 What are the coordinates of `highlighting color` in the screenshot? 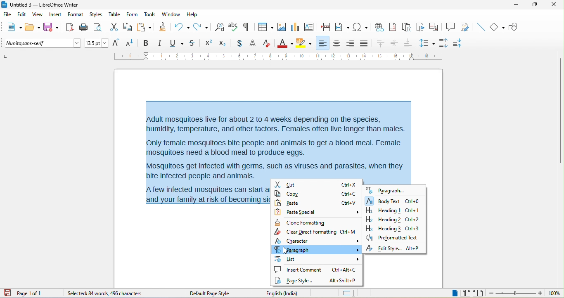 It's located at (304, 43).